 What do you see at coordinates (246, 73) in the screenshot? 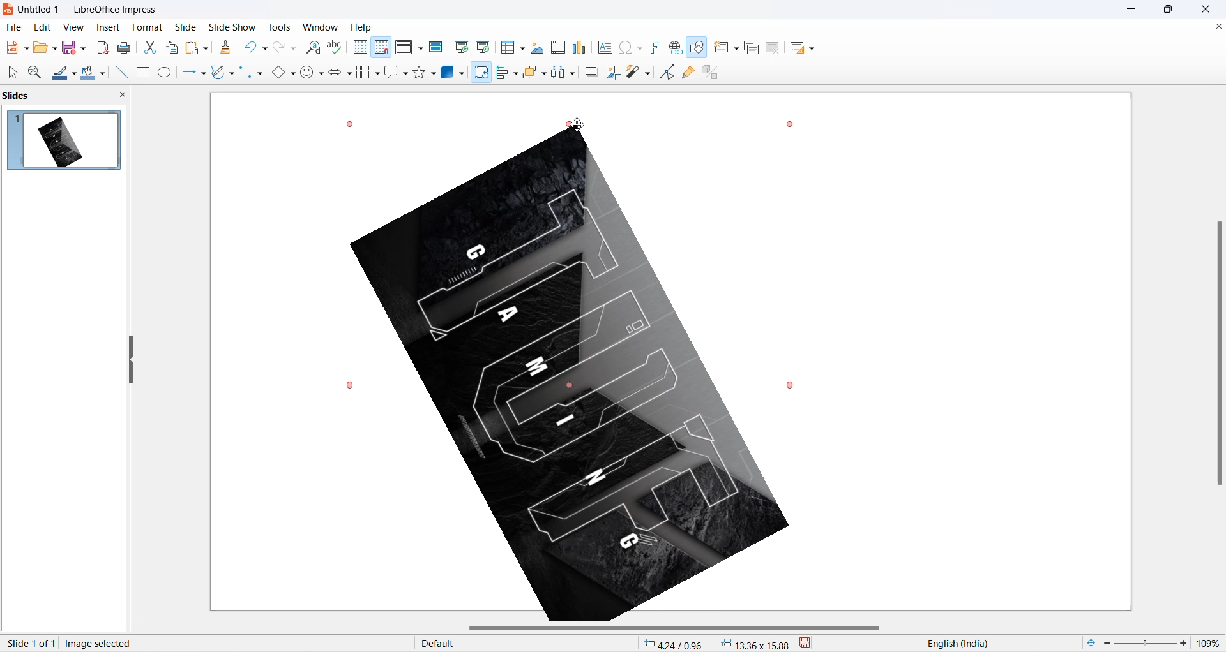
I see `connectors` at bounding box center [246, 73].